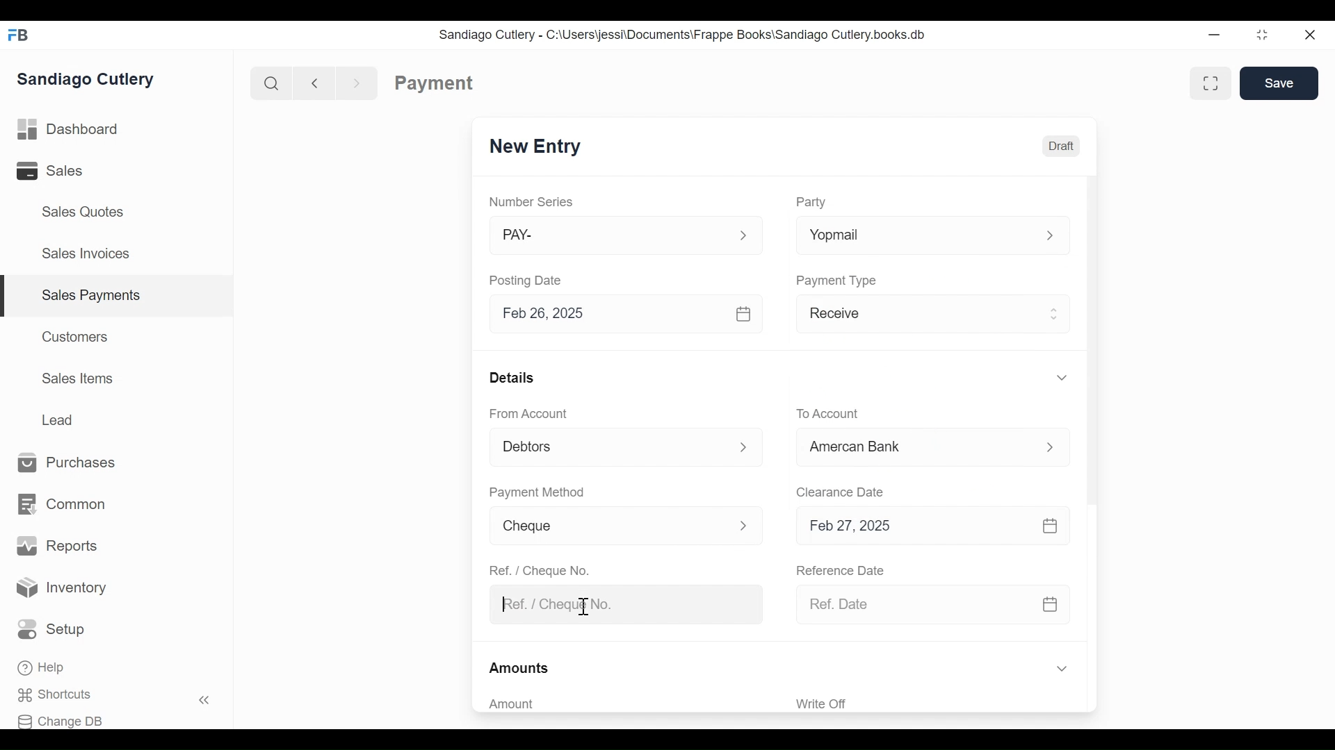 Image resolution: width=1335 pixels, height=750 pixels. What do you see at coordinates (610, 237) in the screenshot?
I see `PAY-` at bounding box center [610, 237].